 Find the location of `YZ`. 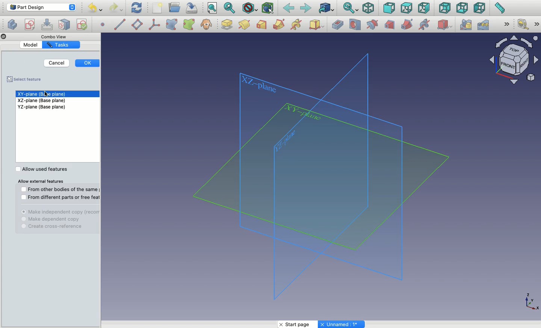

YZ is located at coordinates (42, 107).